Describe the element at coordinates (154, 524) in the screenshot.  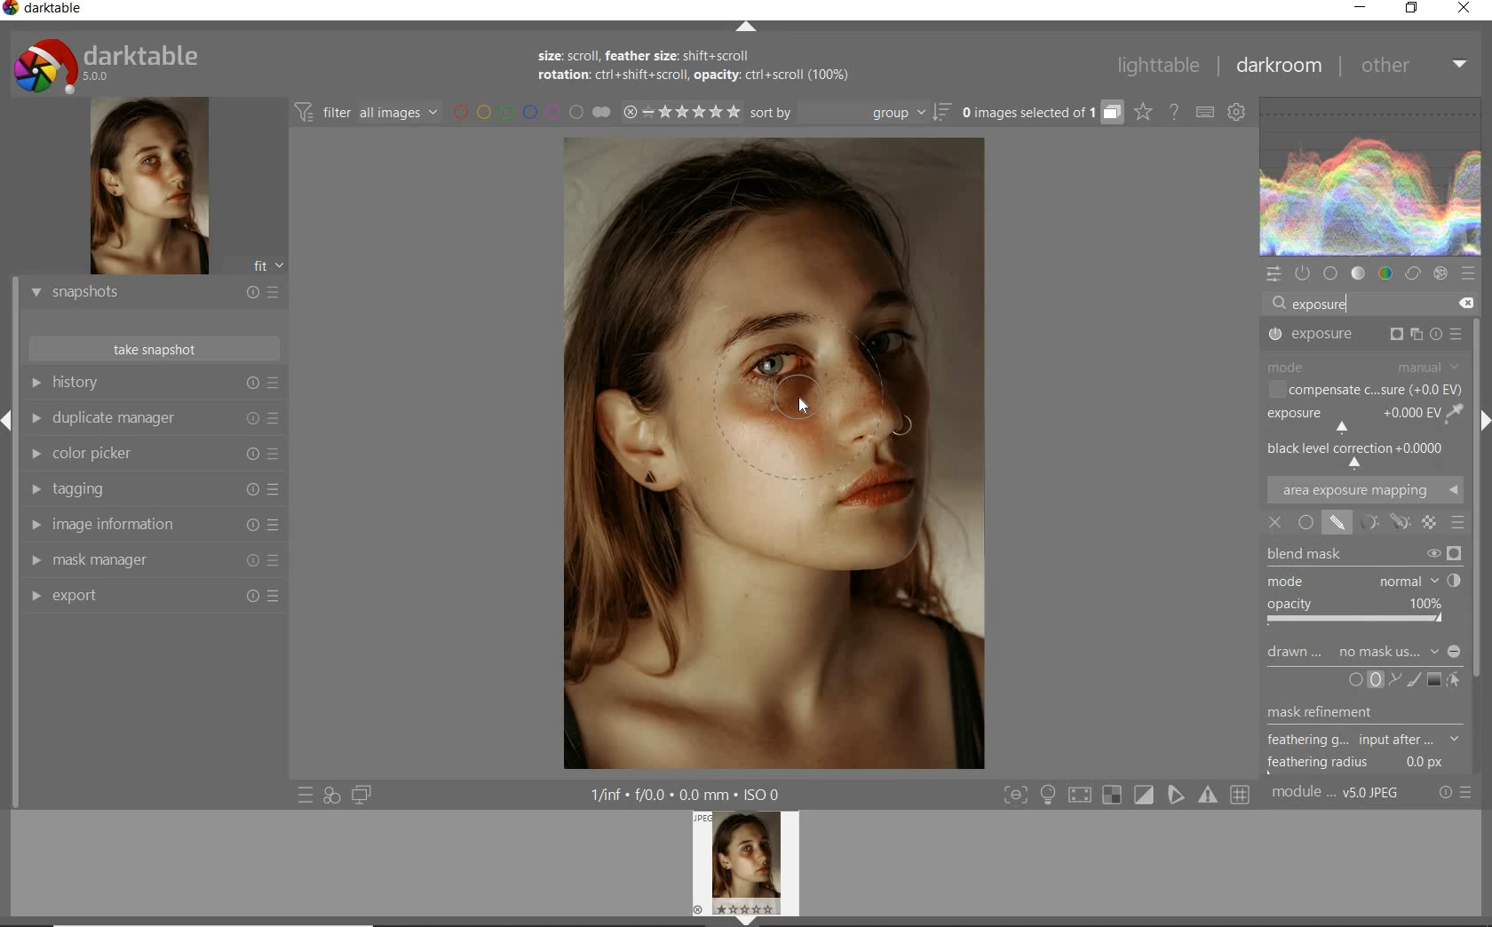
I see `image information` at that location.